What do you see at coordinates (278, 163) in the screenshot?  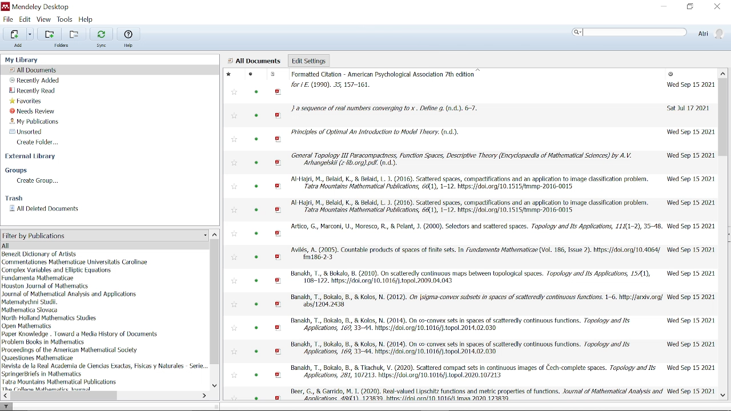 I see `pdf` at bounding box center [278, 163].